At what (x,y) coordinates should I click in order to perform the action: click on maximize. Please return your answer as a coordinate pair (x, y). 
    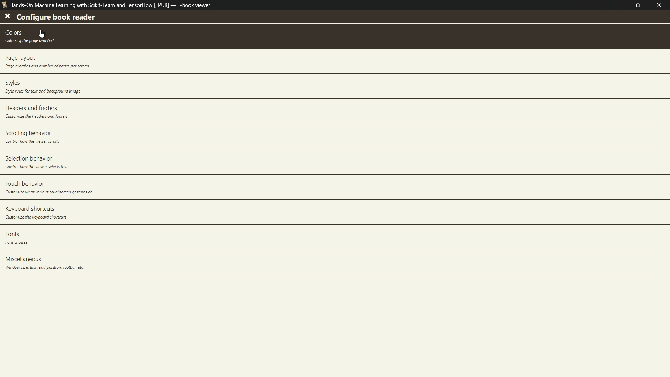
    Looking at the image, I should click on (640, 5).